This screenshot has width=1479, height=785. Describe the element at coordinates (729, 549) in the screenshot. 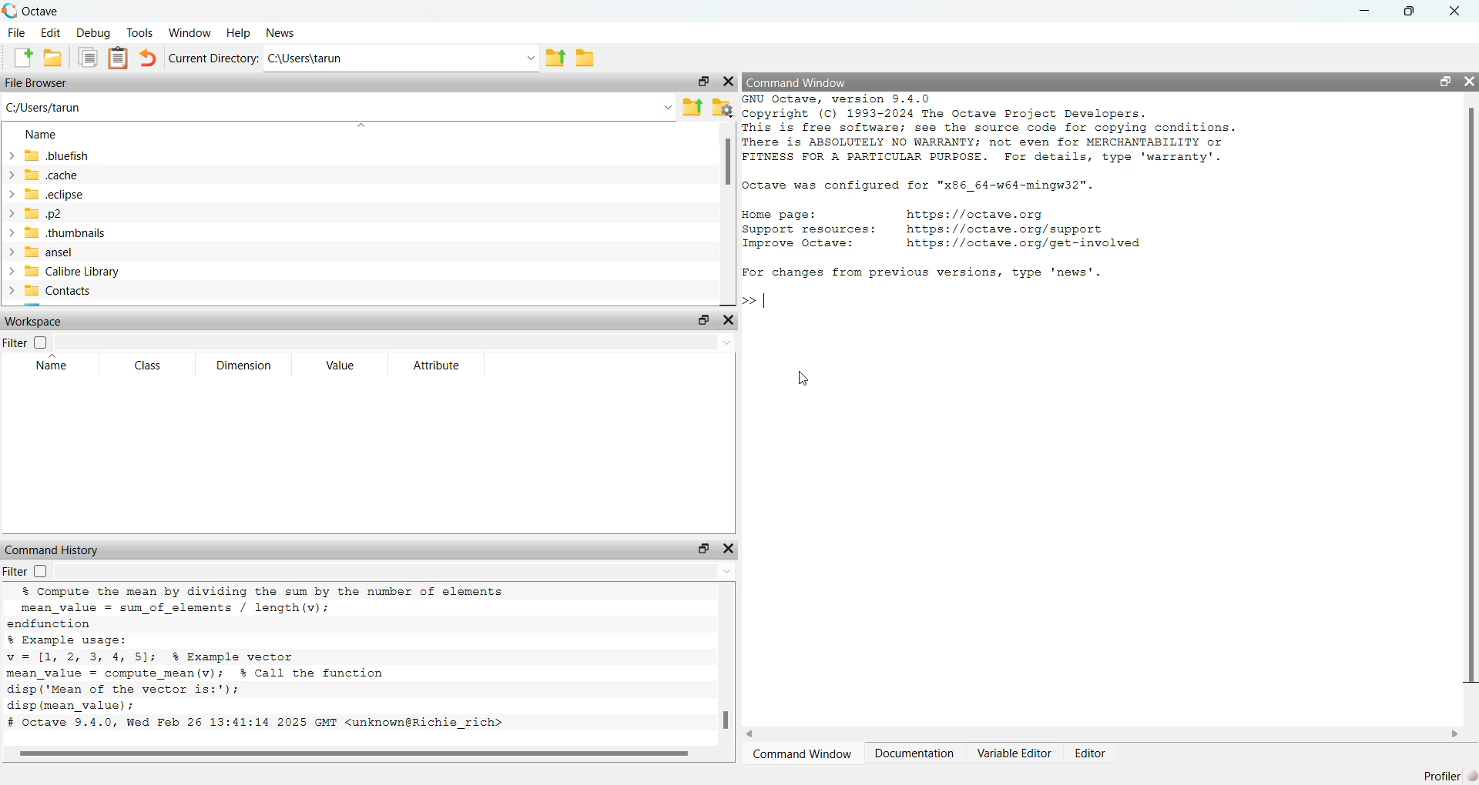

I see `close` at that location.